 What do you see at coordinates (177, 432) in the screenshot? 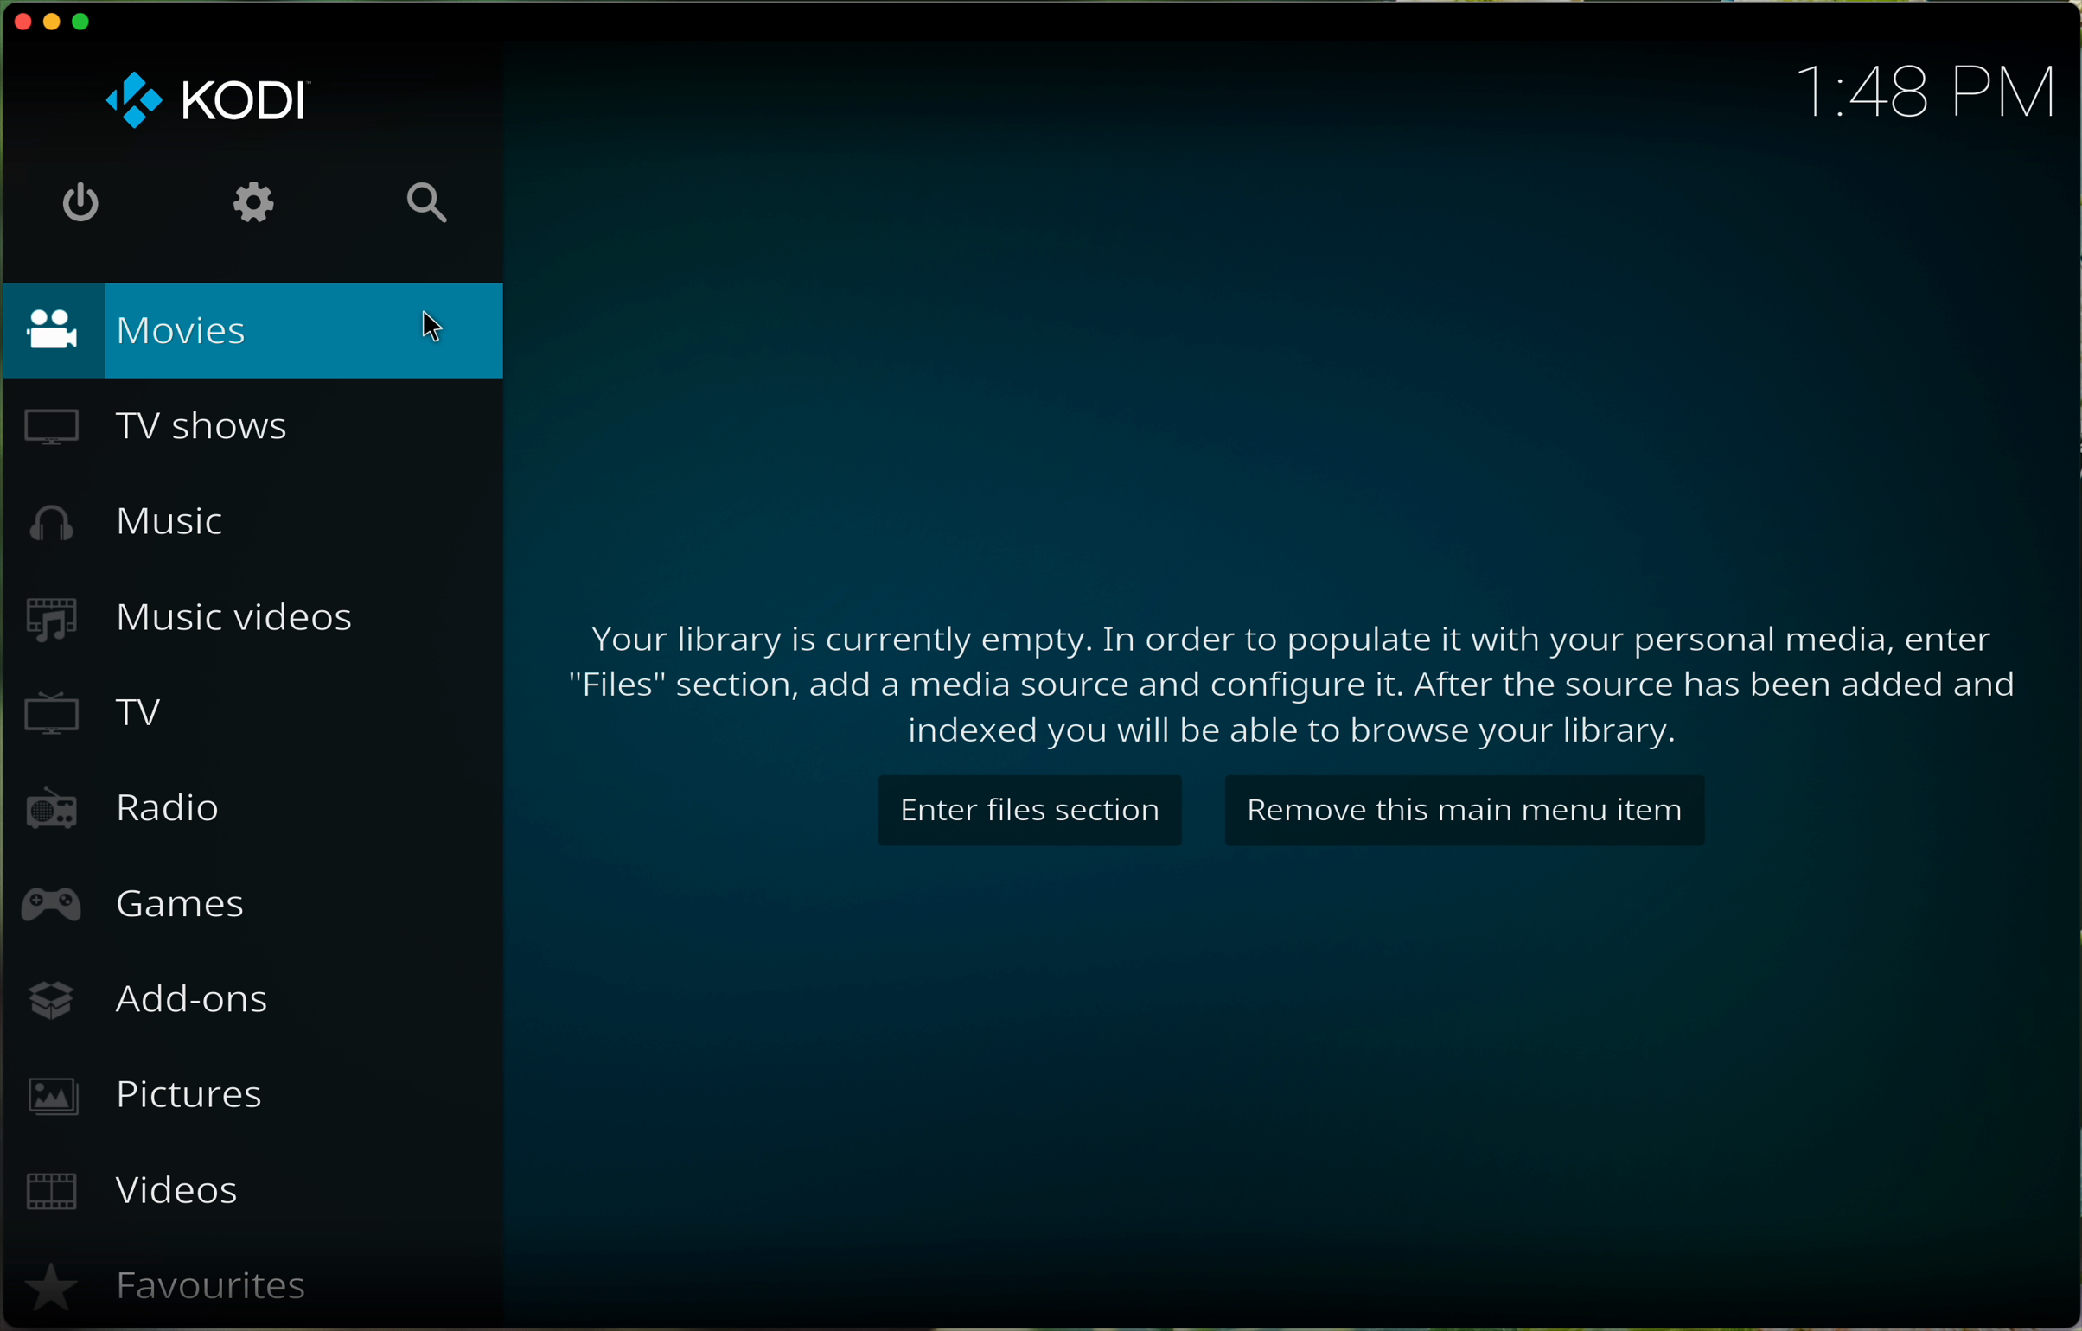
I see `tv shows` at bounding box center [177, 432].